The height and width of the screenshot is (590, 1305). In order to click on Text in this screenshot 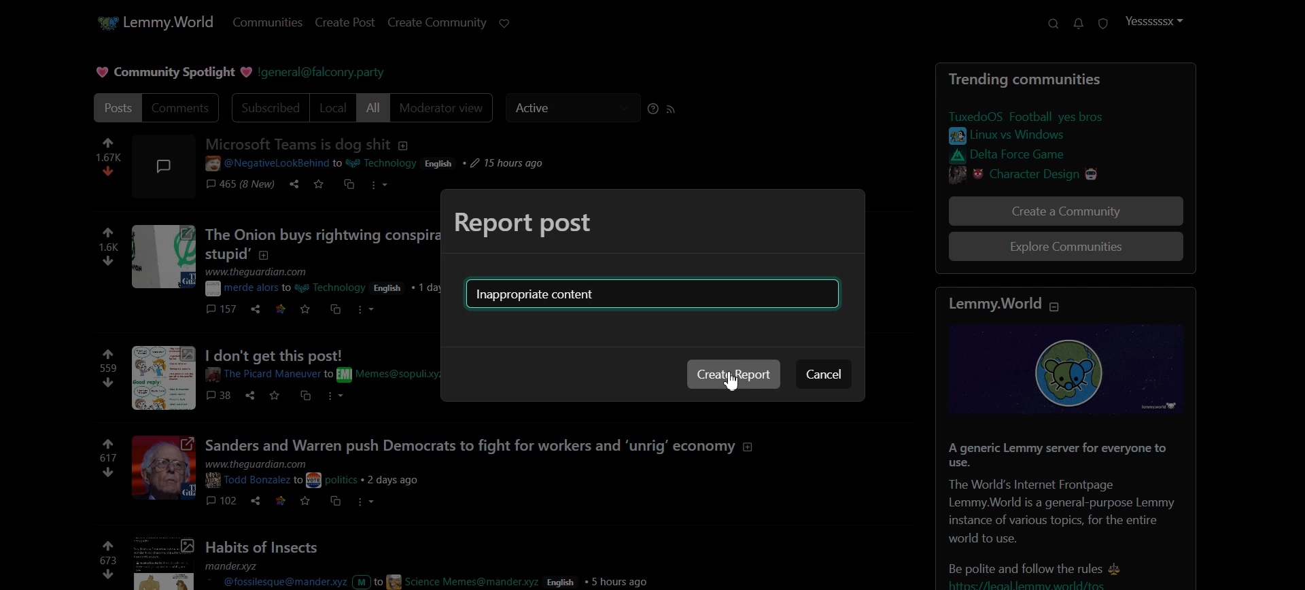, I will do `click(1064, 80)`.